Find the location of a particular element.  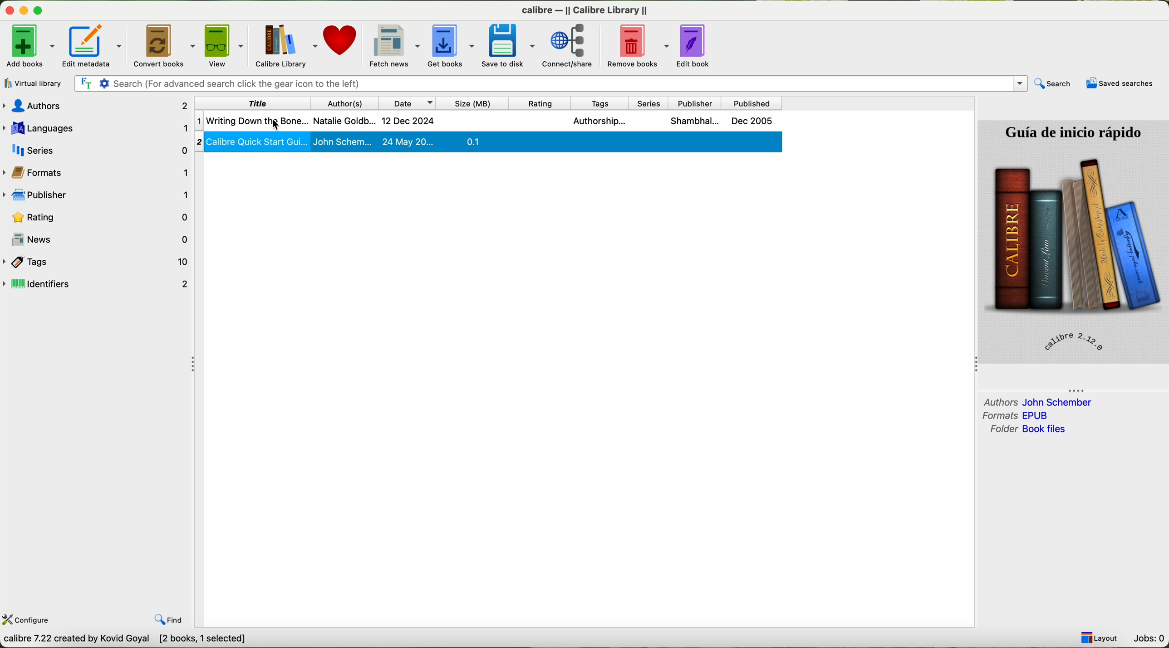

Callibre 7.22 created by Kavid Goyal [0 books] is located at coordinates (108, 640).